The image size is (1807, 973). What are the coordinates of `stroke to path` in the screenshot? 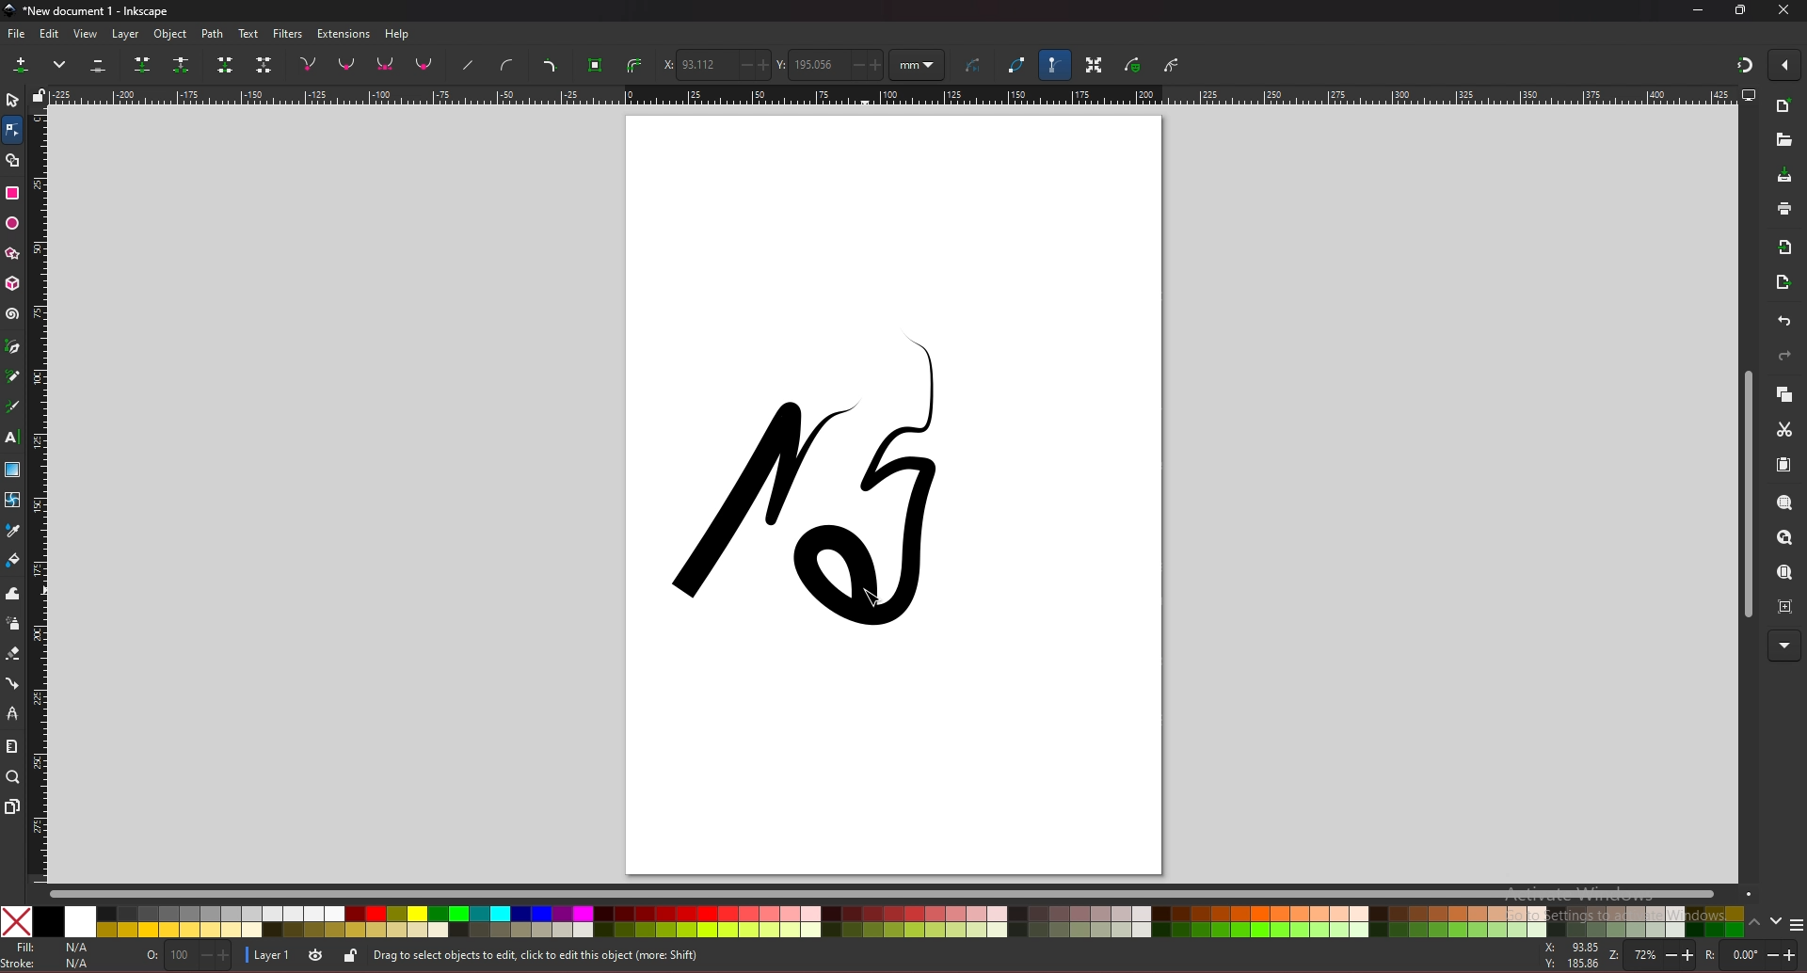 It's located at (634, 65).